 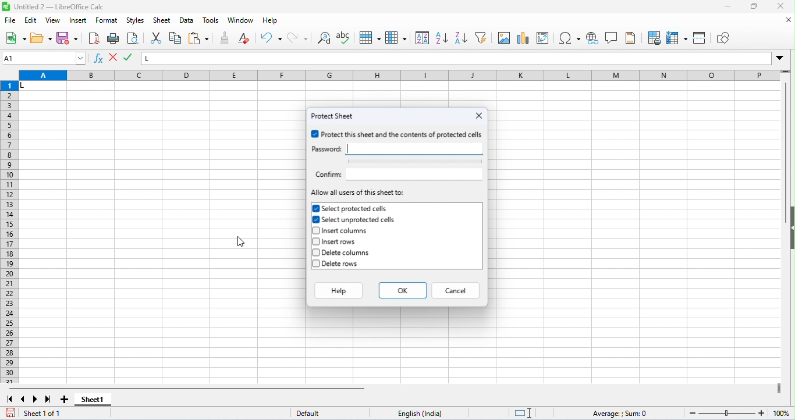 I want to click on cell with data, so click(x=42, y=87).